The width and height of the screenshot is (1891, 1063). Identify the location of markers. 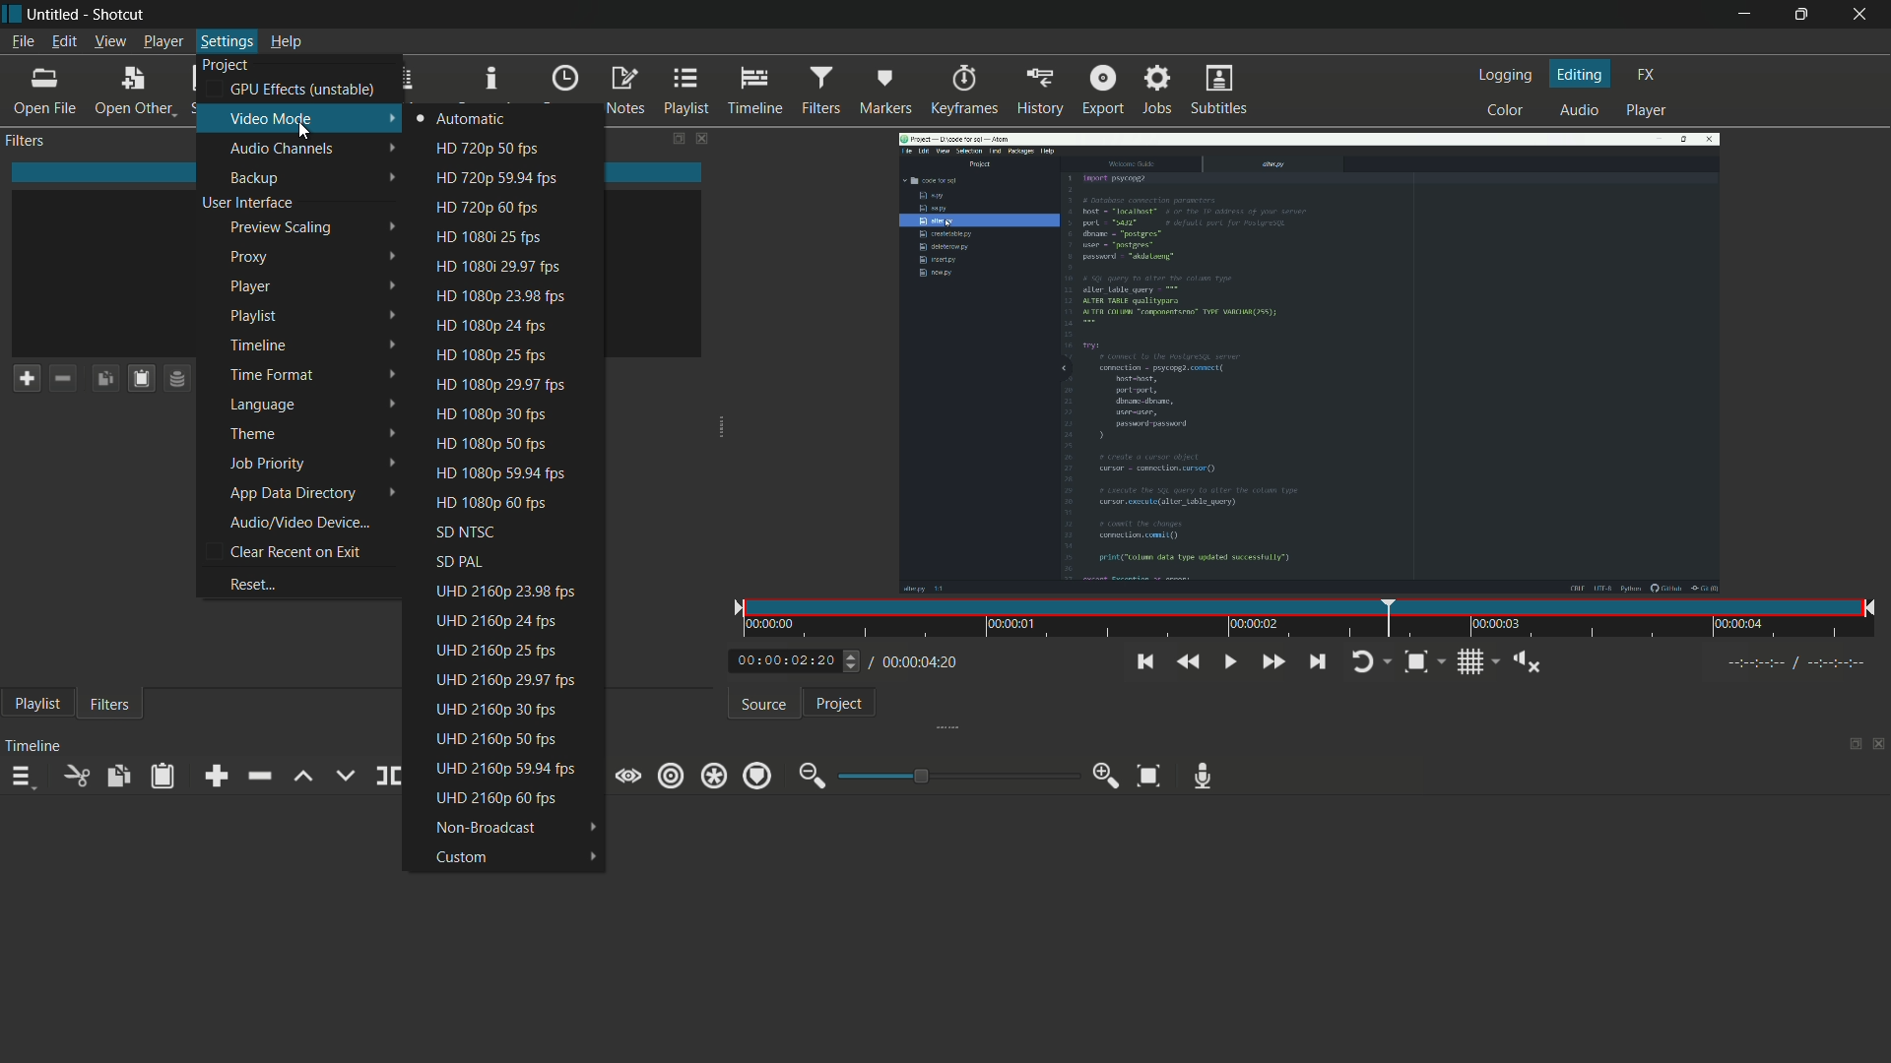
(886, 92).